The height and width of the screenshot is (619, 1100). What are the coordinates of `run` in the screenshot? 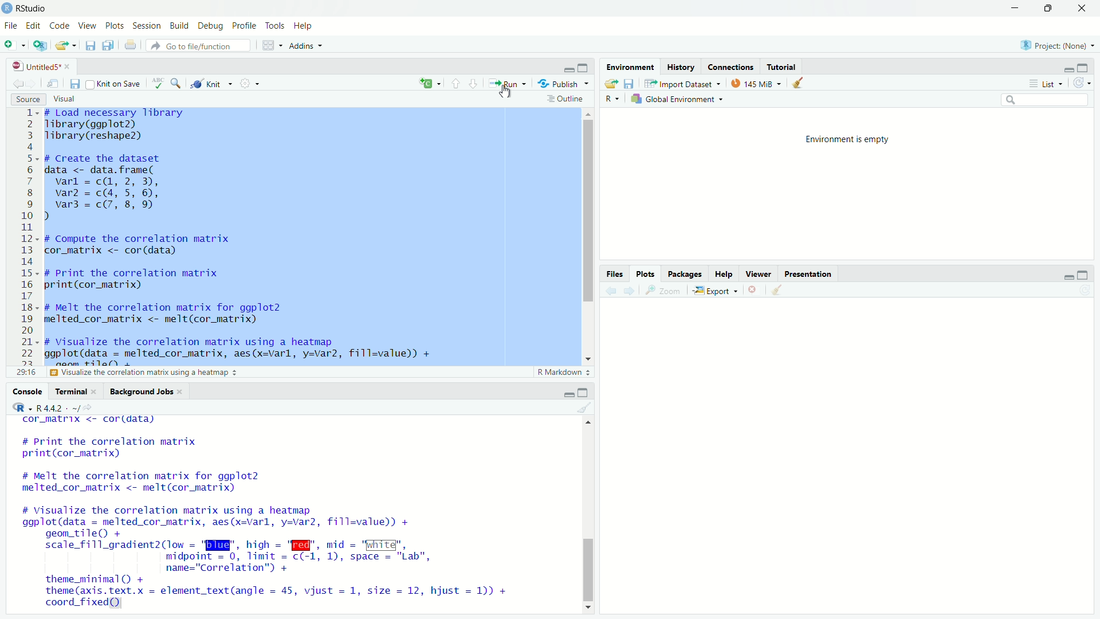 It's located at (506, 84).